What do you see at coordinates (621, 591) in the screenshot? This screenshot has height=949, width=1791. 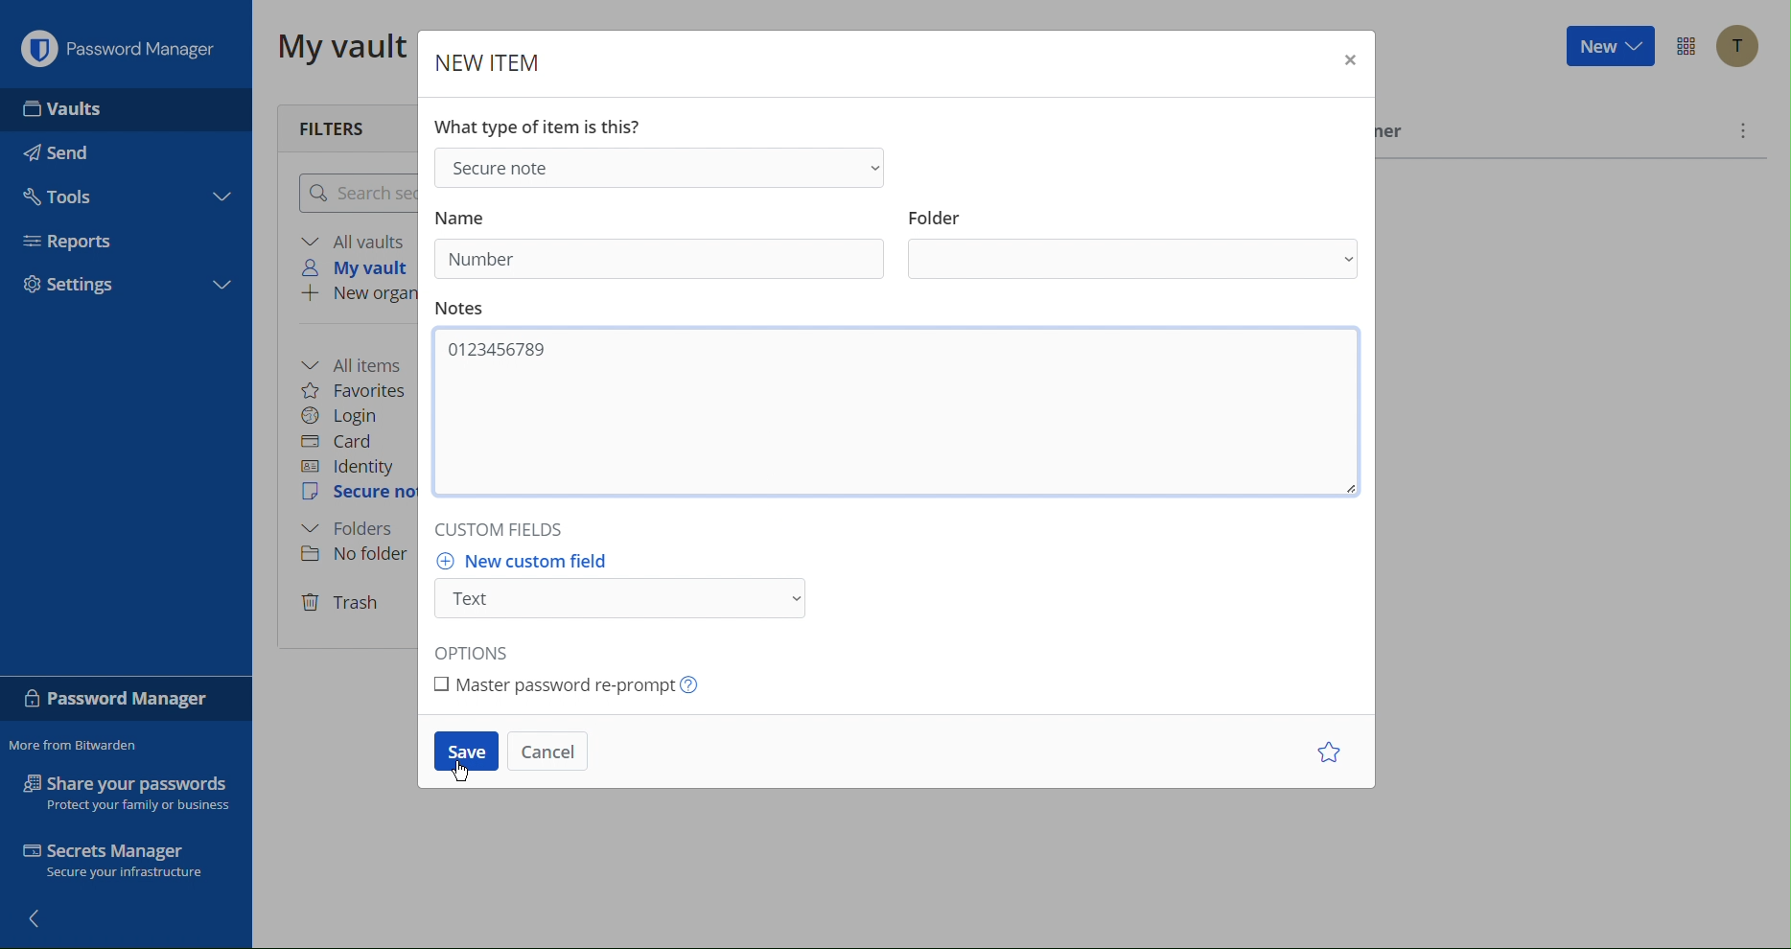 I see `New custom field` at bounding box center [621, 591].